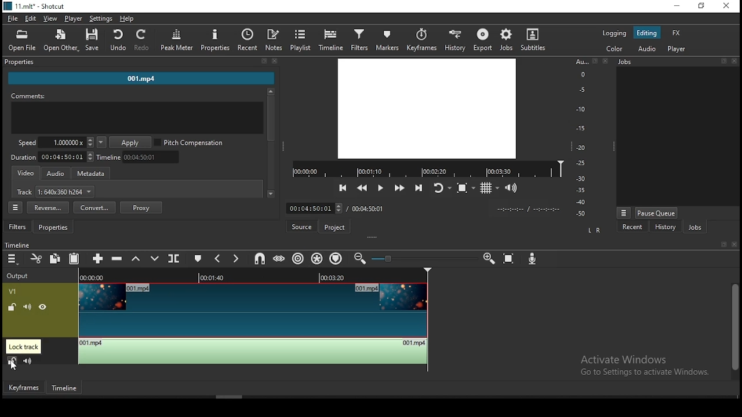 The width and height of the screenshot is (742, 417). I want to click on timeline, so click(426, 168).